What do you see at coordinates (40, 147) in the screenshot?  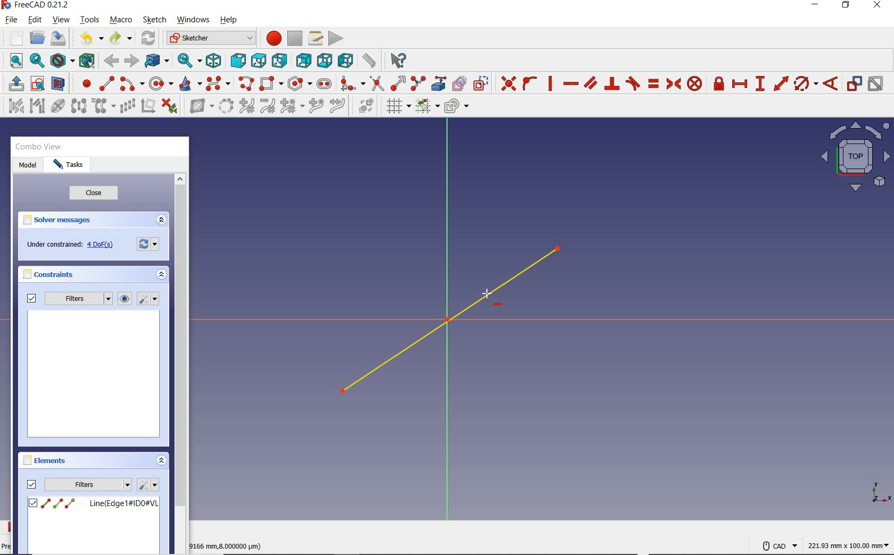 I see `COMBO VIEW` at bounding box center [40, 147].